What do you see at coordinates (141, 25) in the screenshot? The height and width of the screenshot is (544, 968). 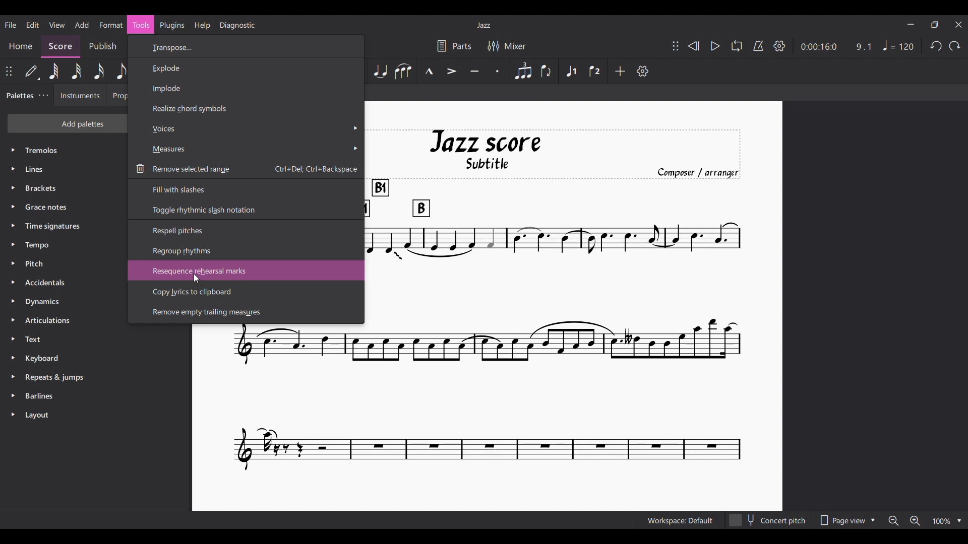 I see `Tools, highlighted as current selection` at bounding box center [141, 25].